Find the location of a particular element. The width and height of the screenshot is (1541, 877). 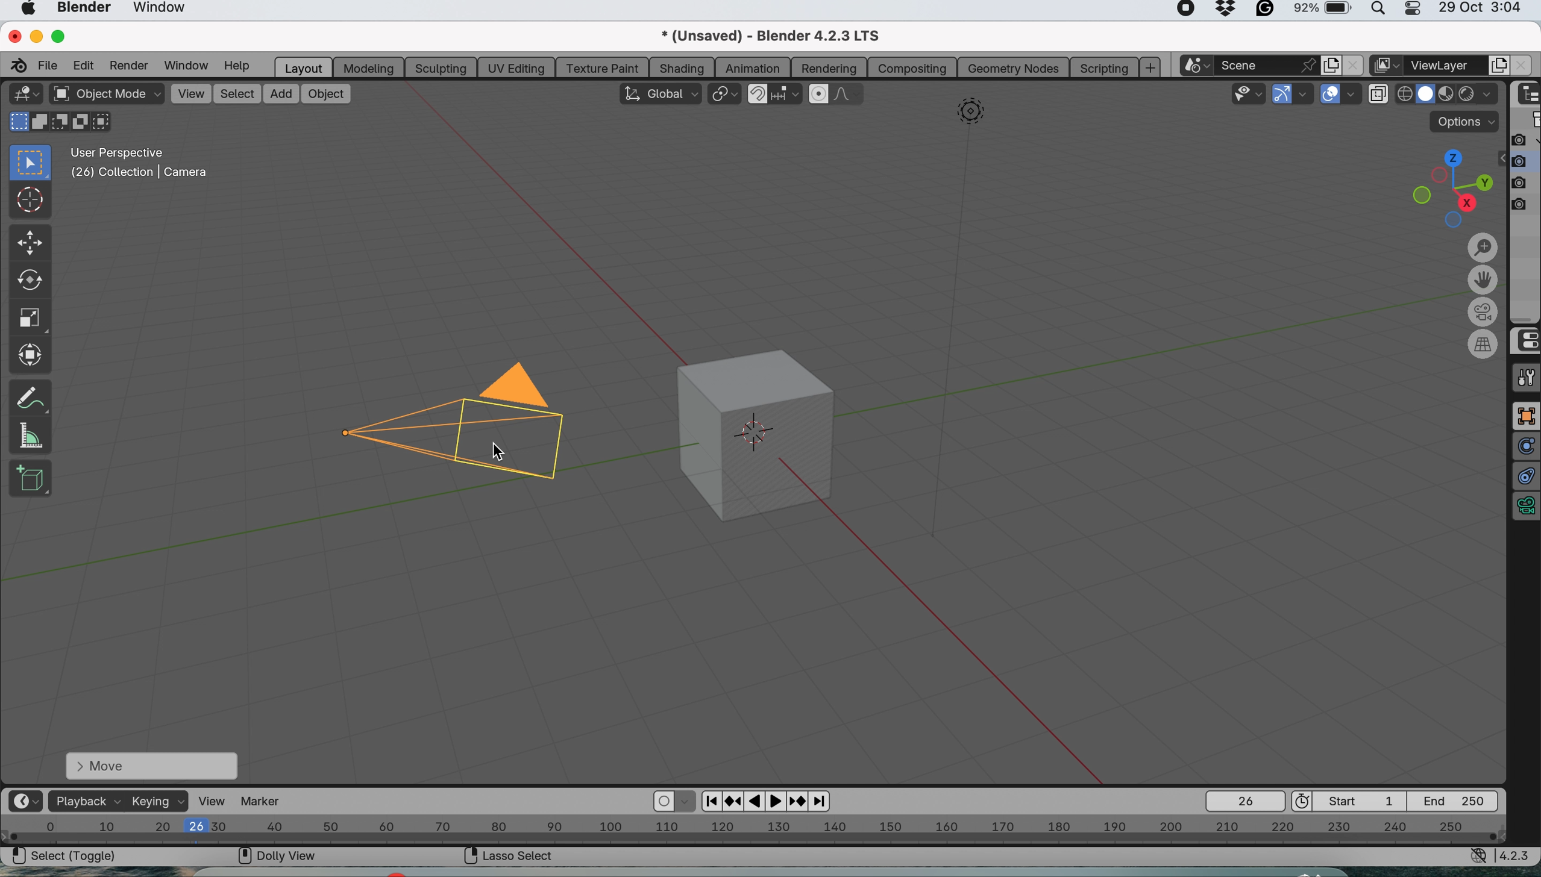

gizmos is located at coordinates (1305, 95).